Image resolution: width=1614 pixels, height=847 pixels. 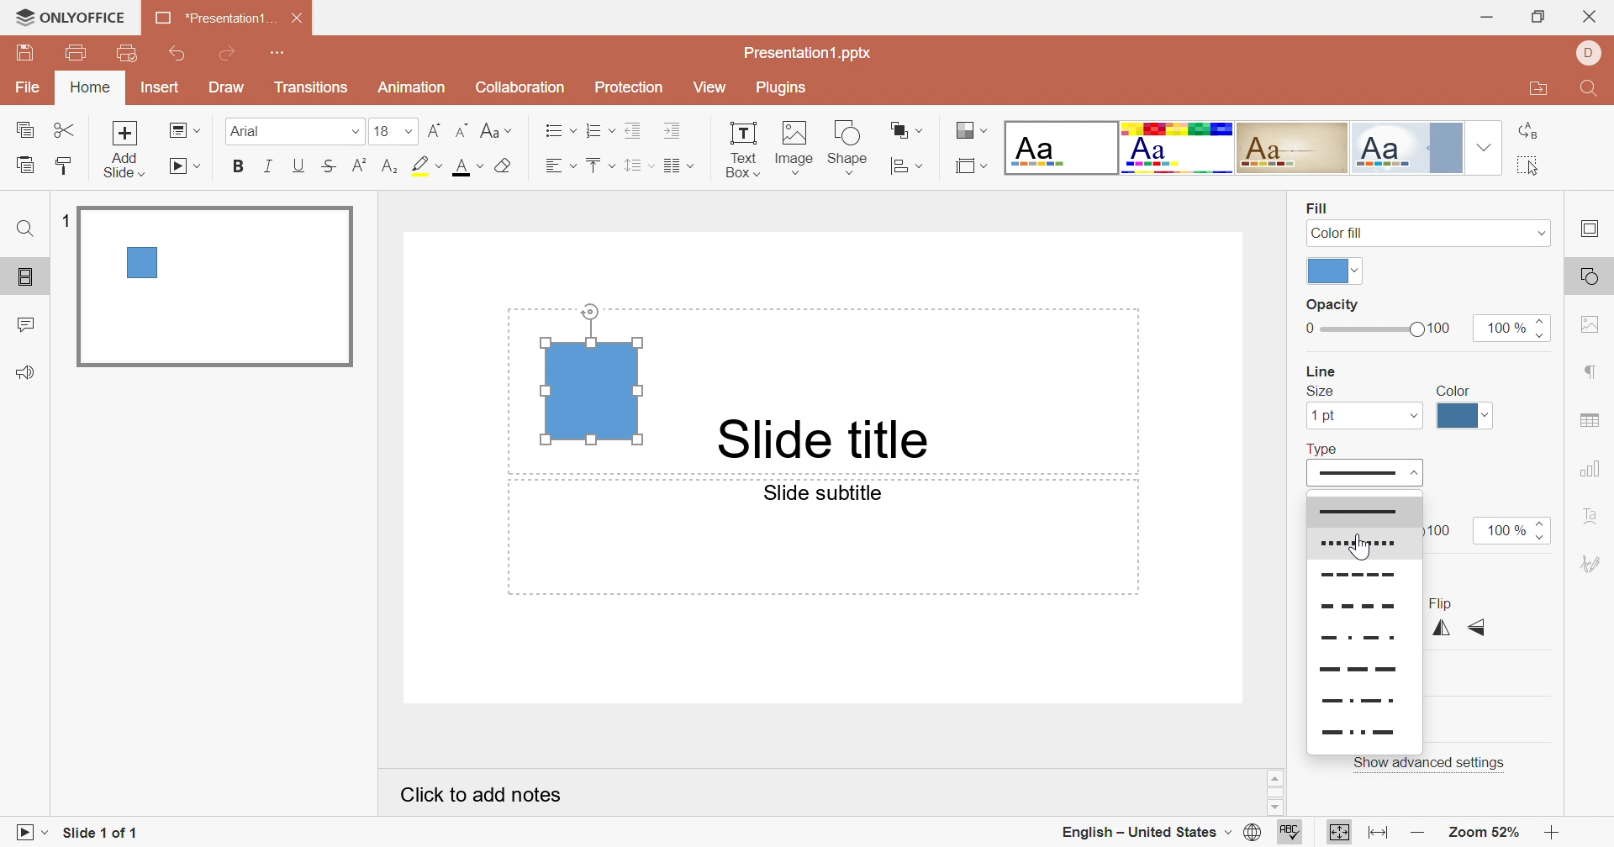 What do you see at coordinates (1361, 638) in the screenshot?
I see `Line` at bounding box center [1361, 638].